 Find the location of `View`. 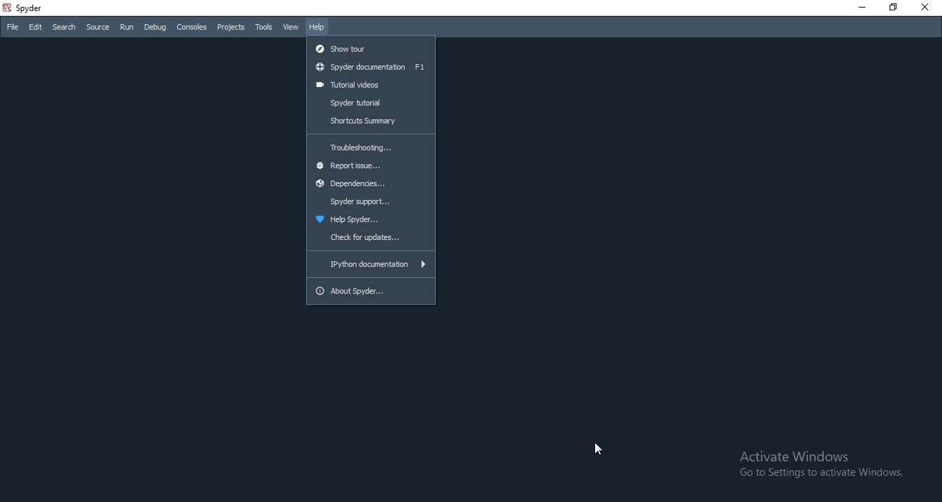

View is located at coordinates (292, 26).